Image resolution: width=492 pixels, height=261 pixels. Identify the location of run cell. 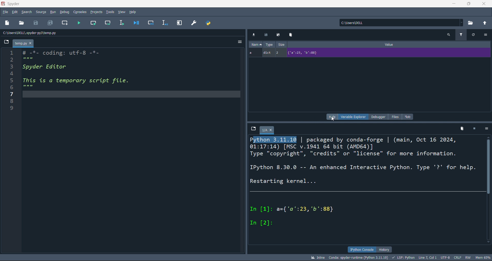
(94, 23).